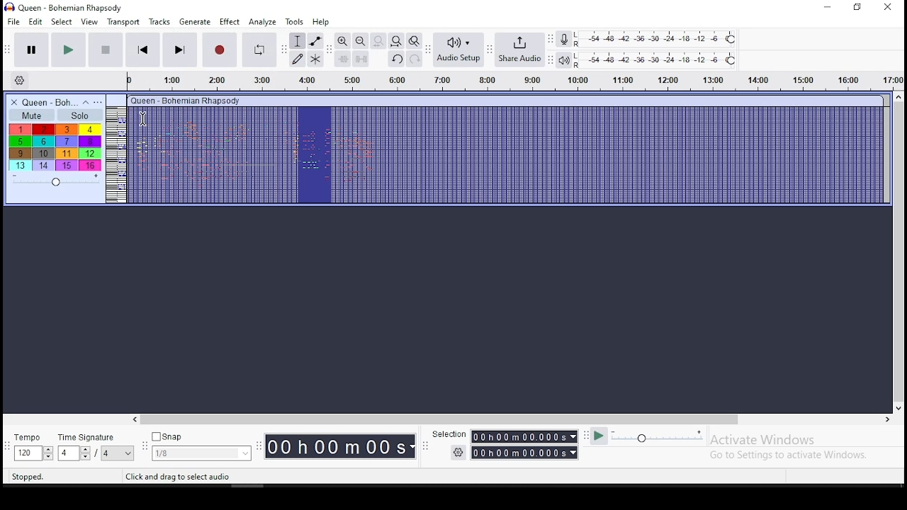  What do you see at coordinates (54, 147) in the screenshot?
I see `numbers` at bounding box center [54, 147].